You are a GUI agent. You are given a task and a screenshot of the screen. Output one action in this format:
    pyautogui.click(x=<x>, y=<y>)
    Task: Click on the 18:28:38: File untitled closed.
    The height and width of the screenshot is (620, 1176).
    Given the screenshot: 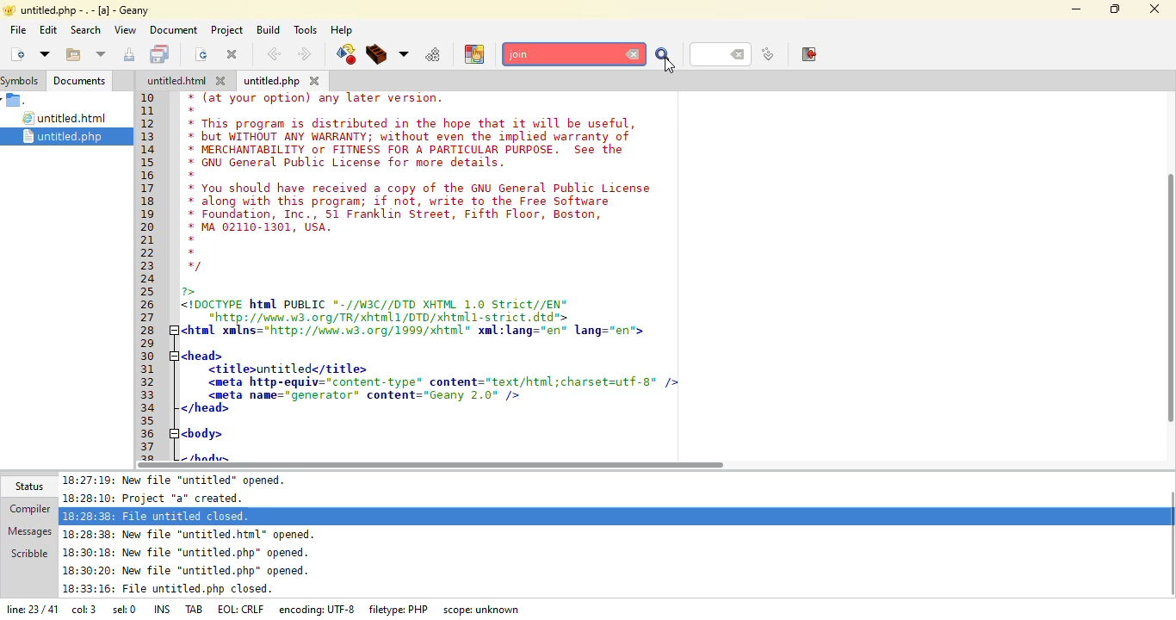 What is the action you would take?
    pyautogui.click(x=158, y=515)
    